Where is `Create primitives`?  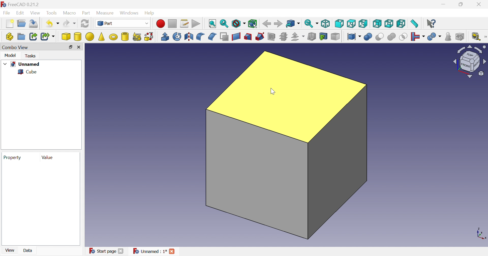 Create primitives is located at coordinates (137, 36).